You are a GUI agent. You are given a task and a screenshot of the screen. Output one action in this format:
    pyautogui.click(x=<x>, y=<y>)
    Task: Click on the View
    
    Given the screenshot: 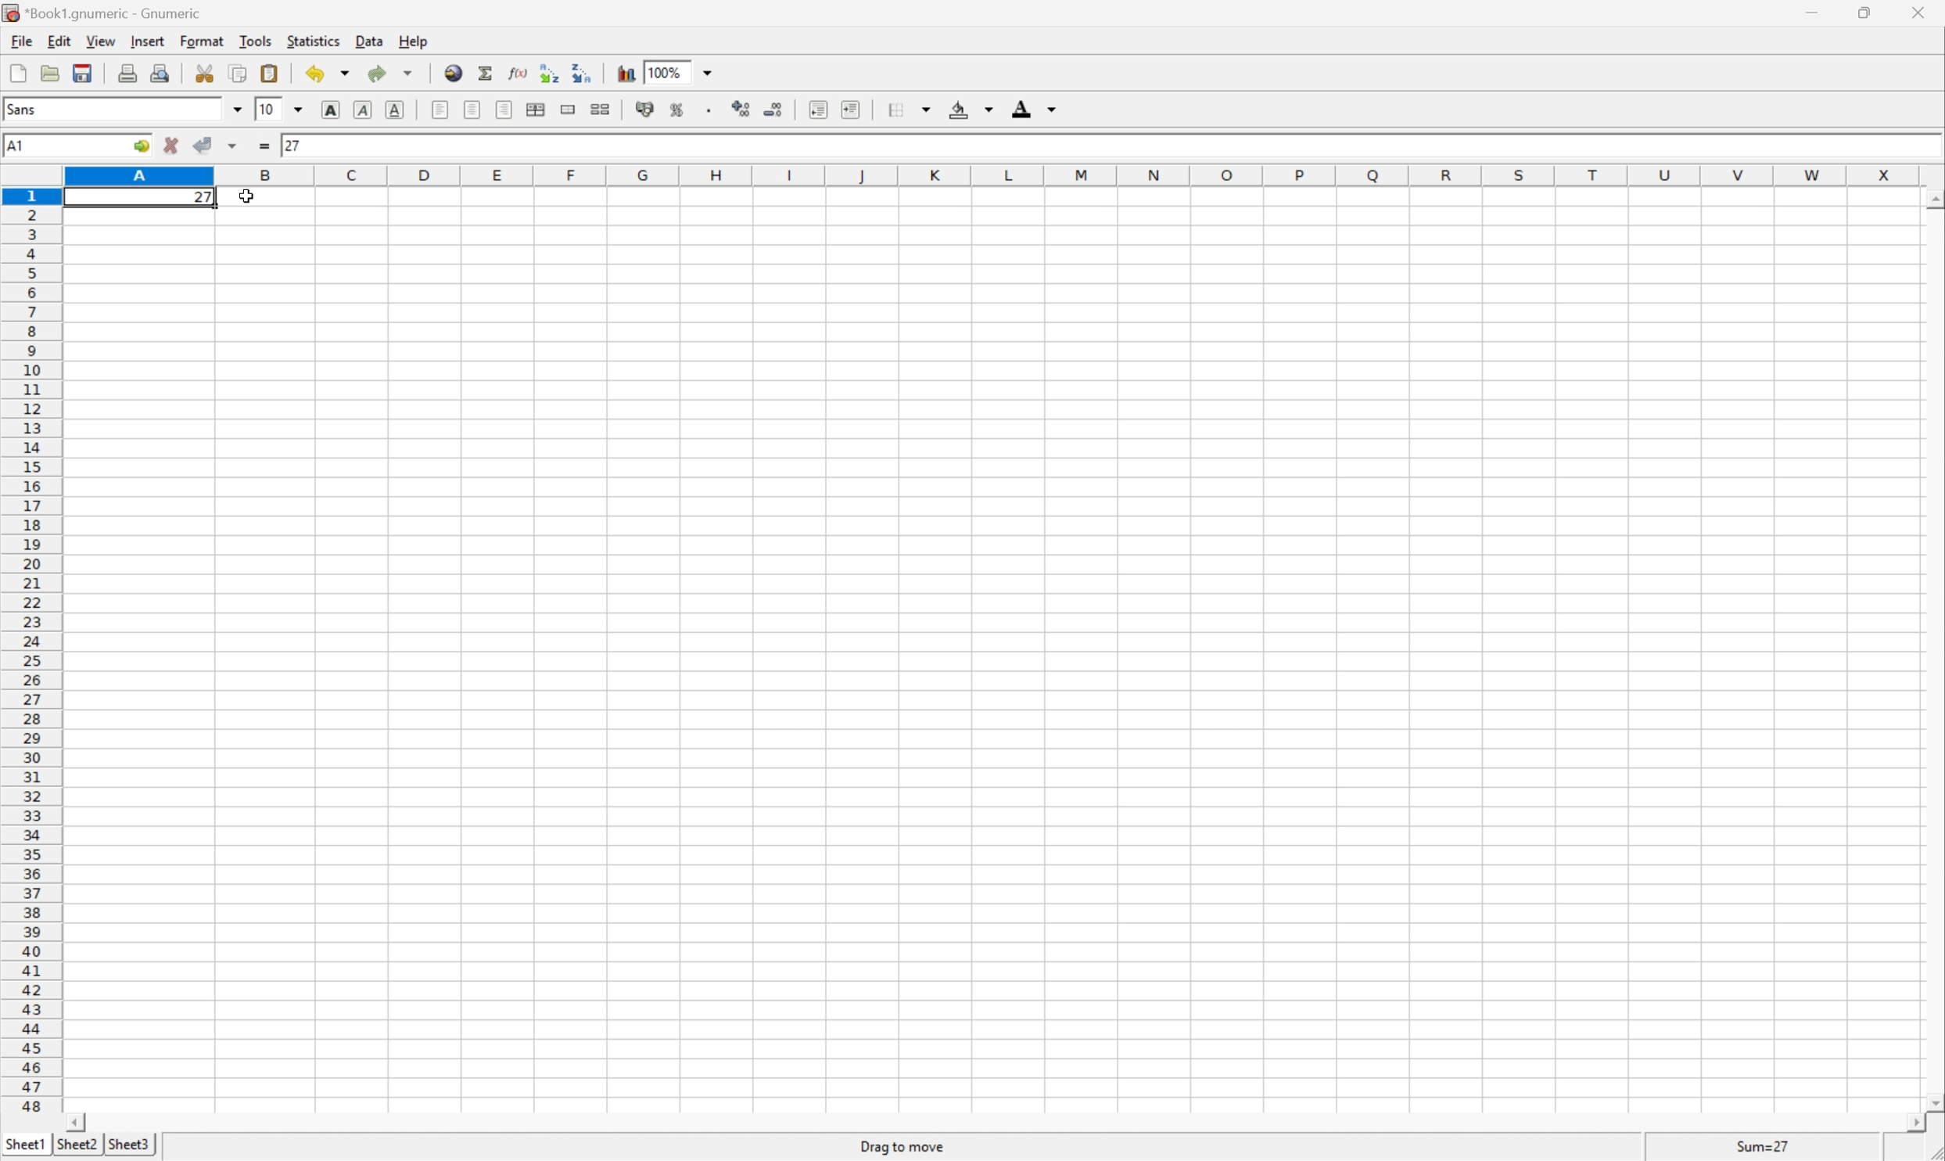 What is the action you would take?
    pyautogui.click(x=101, y=41)
    